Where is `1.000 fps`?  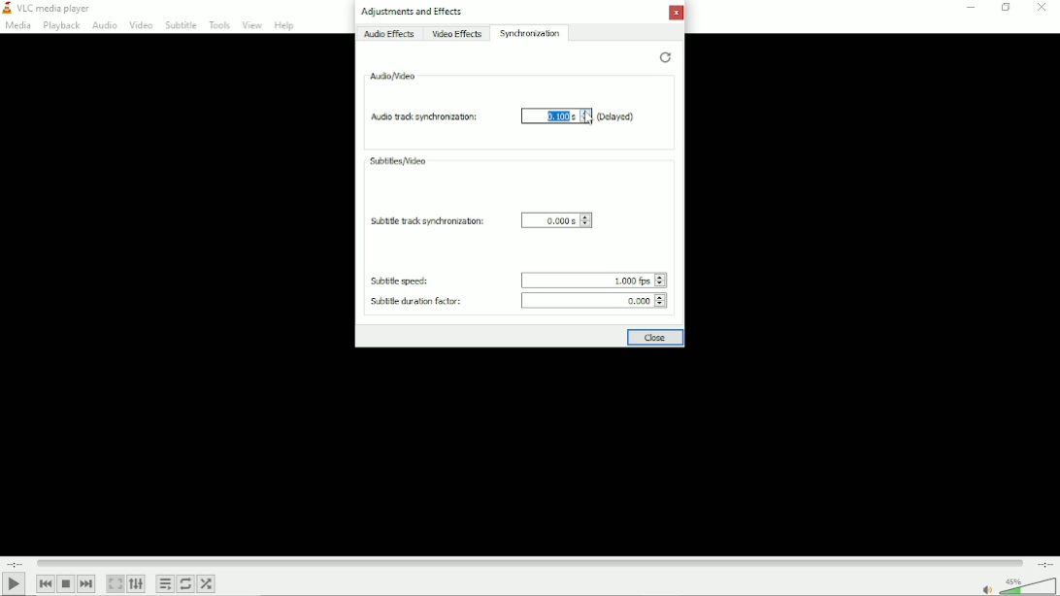 1.000 fps is located at coordinates (594, 281).